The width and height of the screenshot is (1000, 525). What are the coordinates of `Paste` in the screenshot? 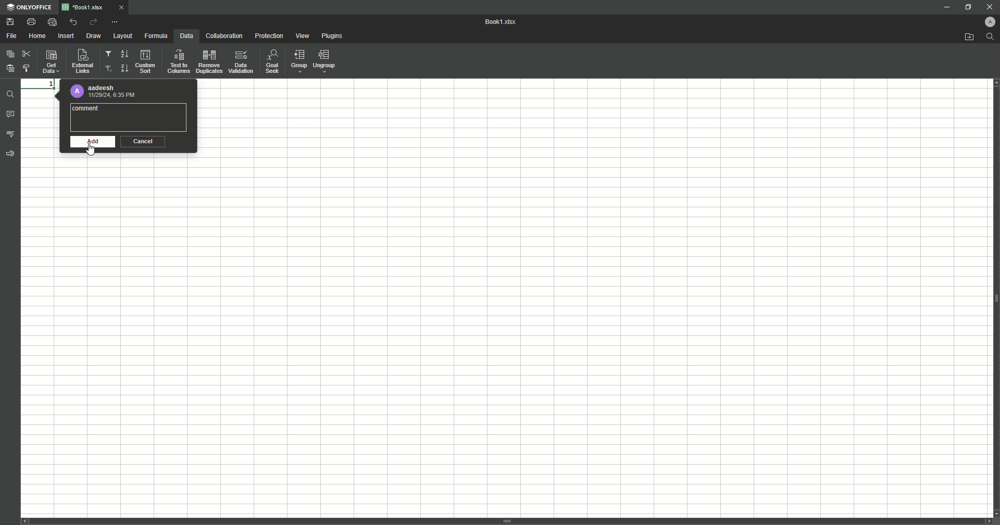 It's located at (10, 68).